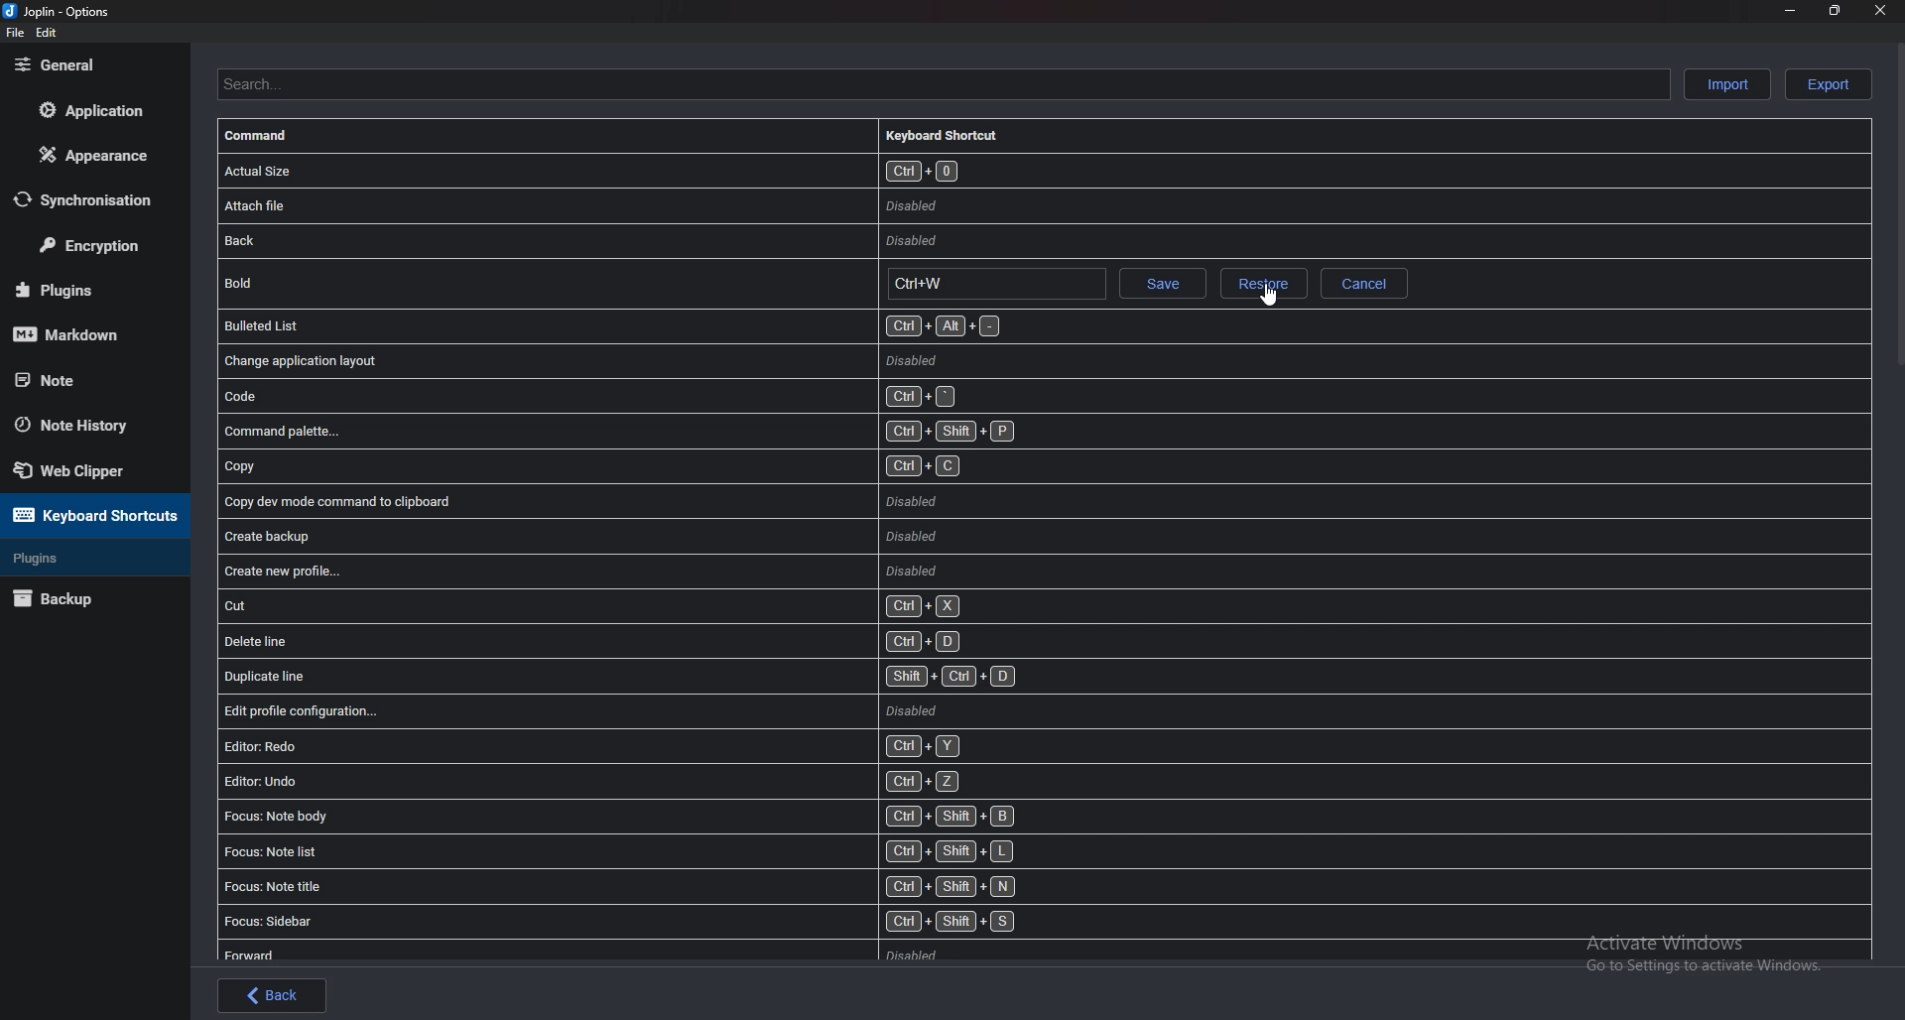  What do you see at coordinates (82, 380) in the screenshot?
I see `note` at bounding box center [82, 380].